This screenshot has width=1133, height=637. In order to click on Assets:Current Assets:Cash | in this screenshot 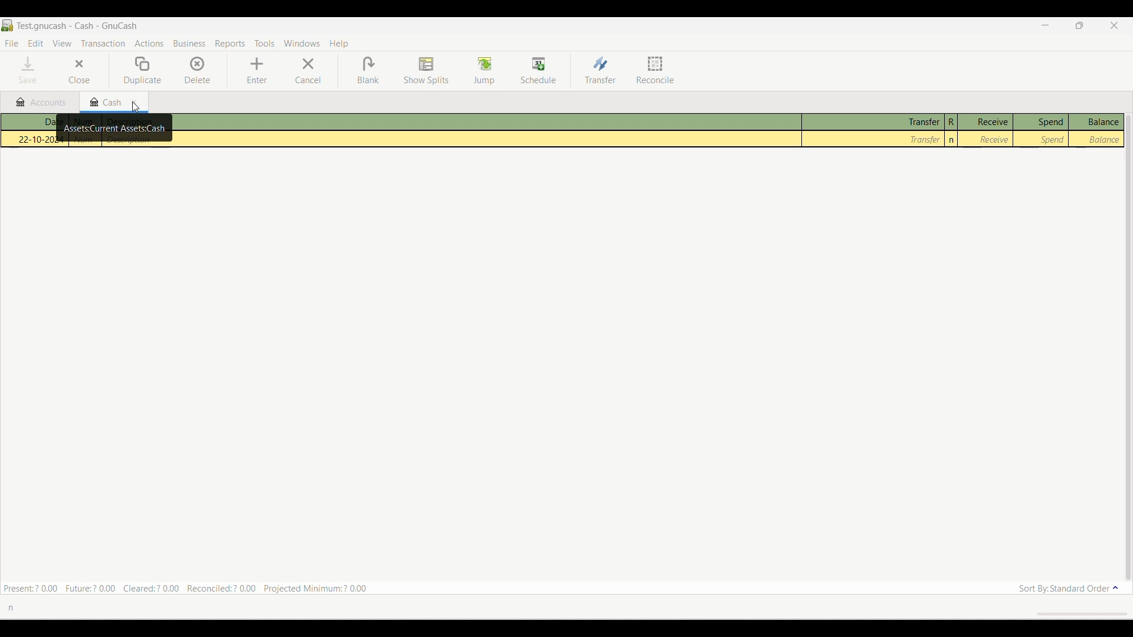, I will do `click(116, 129)`.